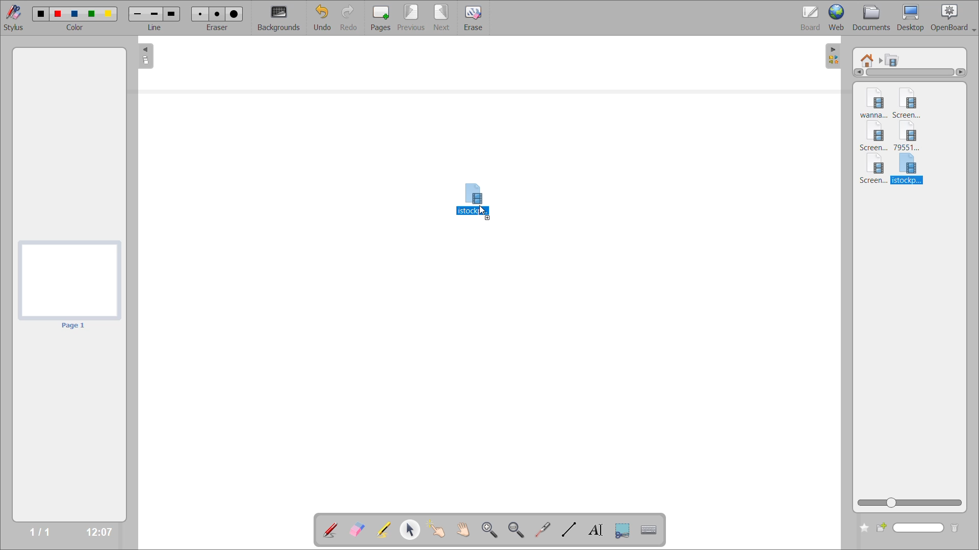  What do you see at coordinates (219, 29) in the screenshot?
I see `eraser ` at bounding box center [219, 29].